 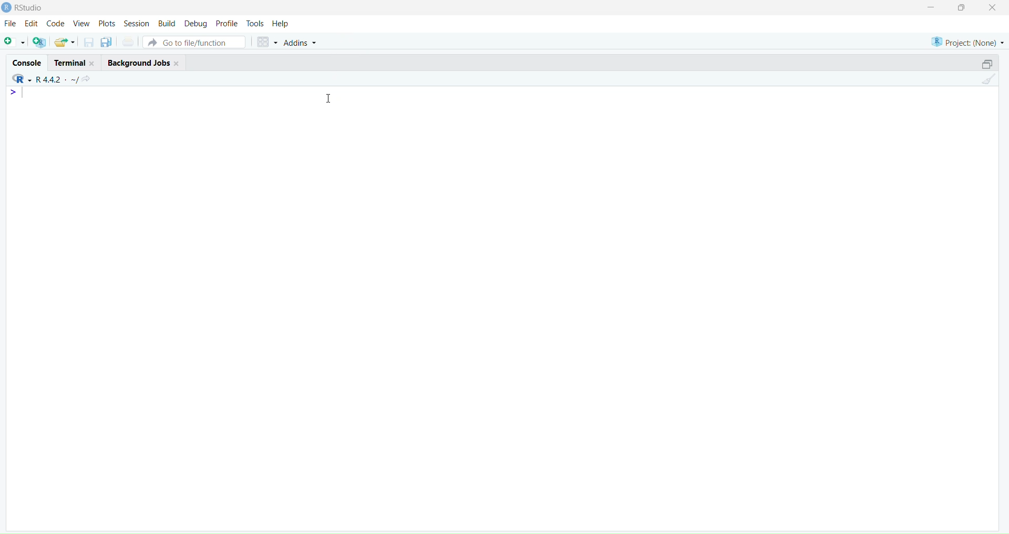 I want to click on collapse, so click(x=989, y=64).